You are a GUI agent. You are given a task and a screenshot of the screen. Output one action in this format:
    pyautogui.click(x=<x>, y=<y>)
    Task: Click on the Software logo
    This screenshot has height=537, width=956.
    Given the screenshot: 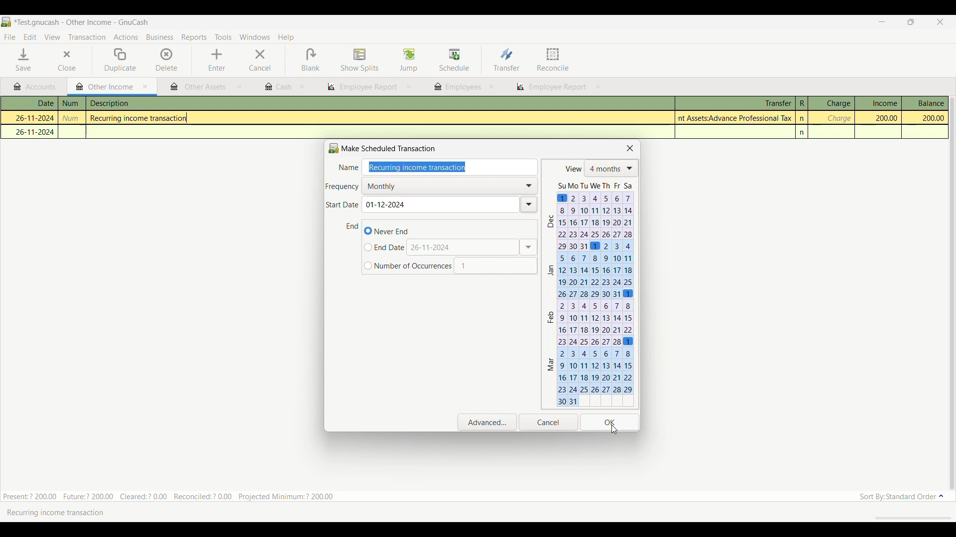 What is the action you would take?
    pyautogui.click(x=6, y=22)
    